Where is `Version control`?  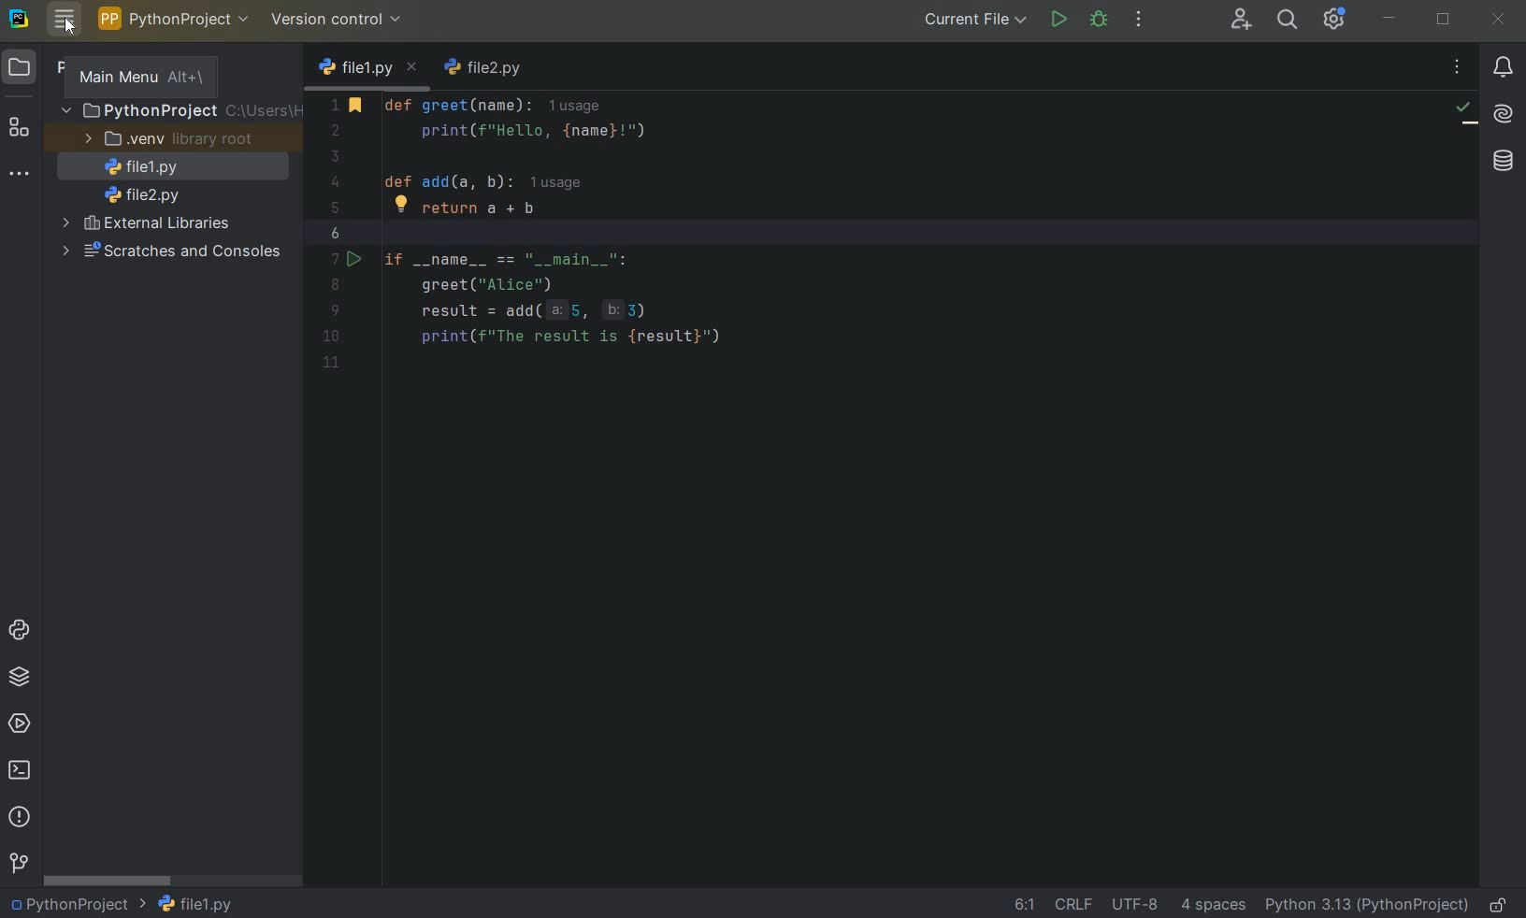 Version control is located at coordinates (18, 863).